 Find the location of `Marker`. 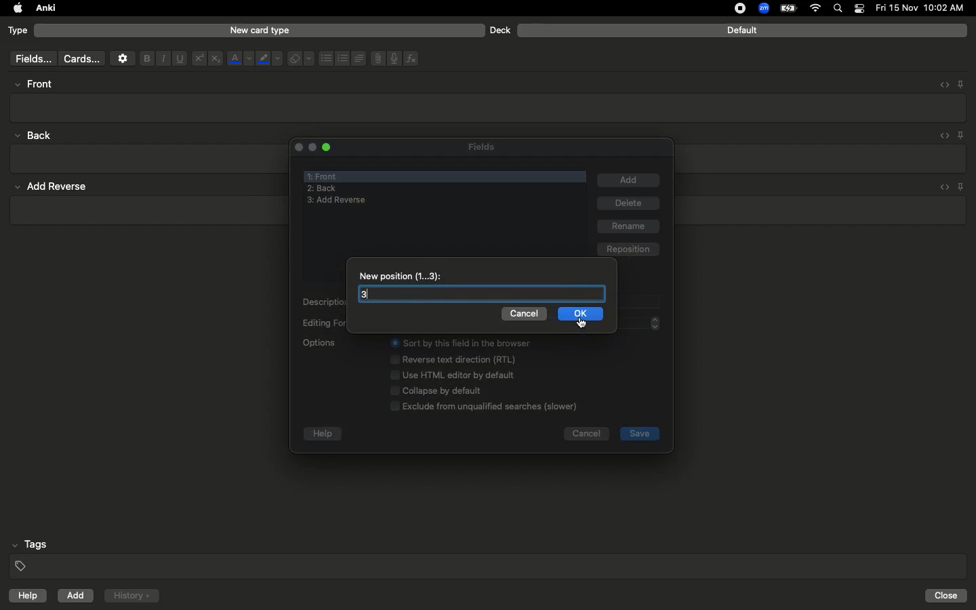

Marker is located at coordinates (269, 60).